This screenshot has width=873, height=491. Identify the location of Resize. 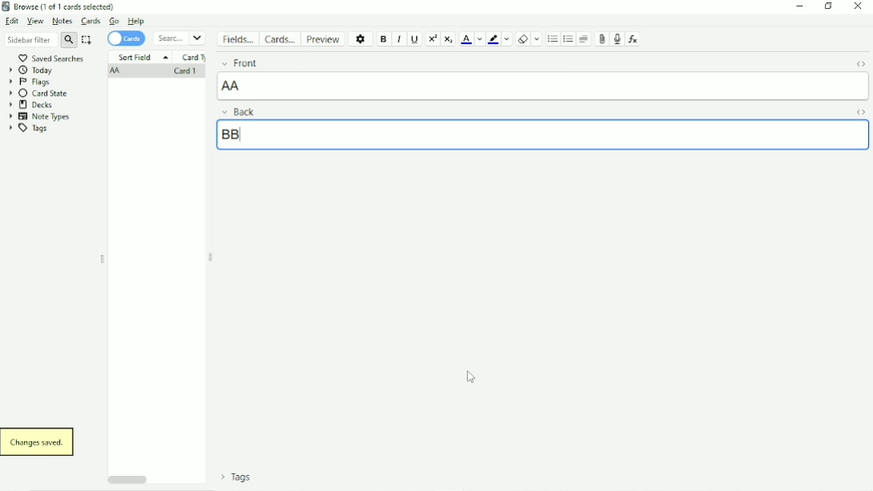
(102, 259).